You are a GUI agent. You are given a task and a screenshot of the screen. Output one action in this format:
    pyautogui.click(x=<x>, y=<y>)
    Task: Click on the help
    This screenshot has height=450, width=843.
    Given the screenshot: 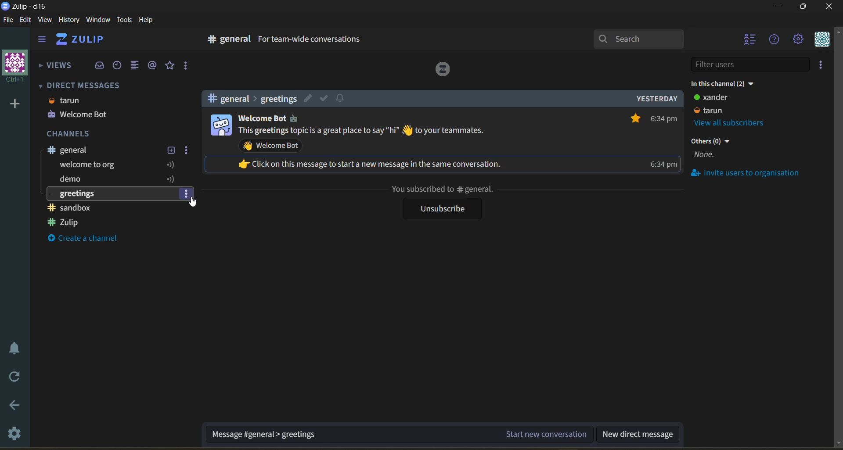 What is the action you would take?
    pyautogui.click(x=149, y=21)
    